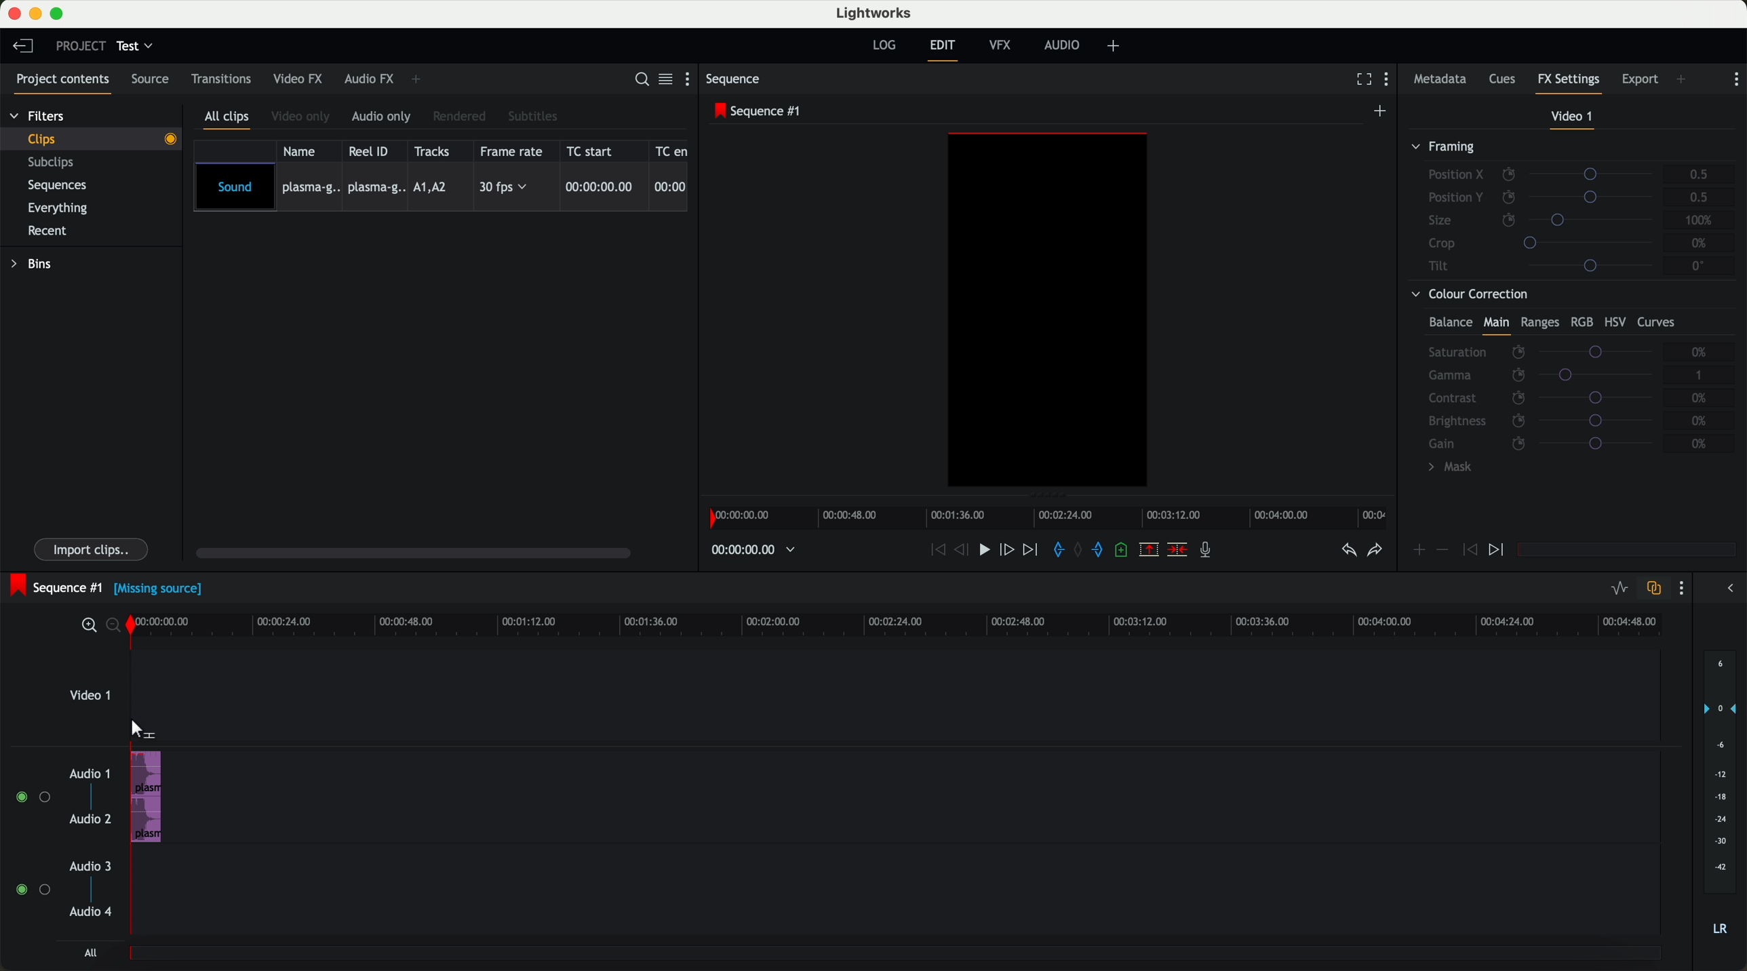 The width and height of the screenshot is (1747, 971). Describe the element at coordinates (1103, 551) in the screenshot. I see `add out mark` at that location.